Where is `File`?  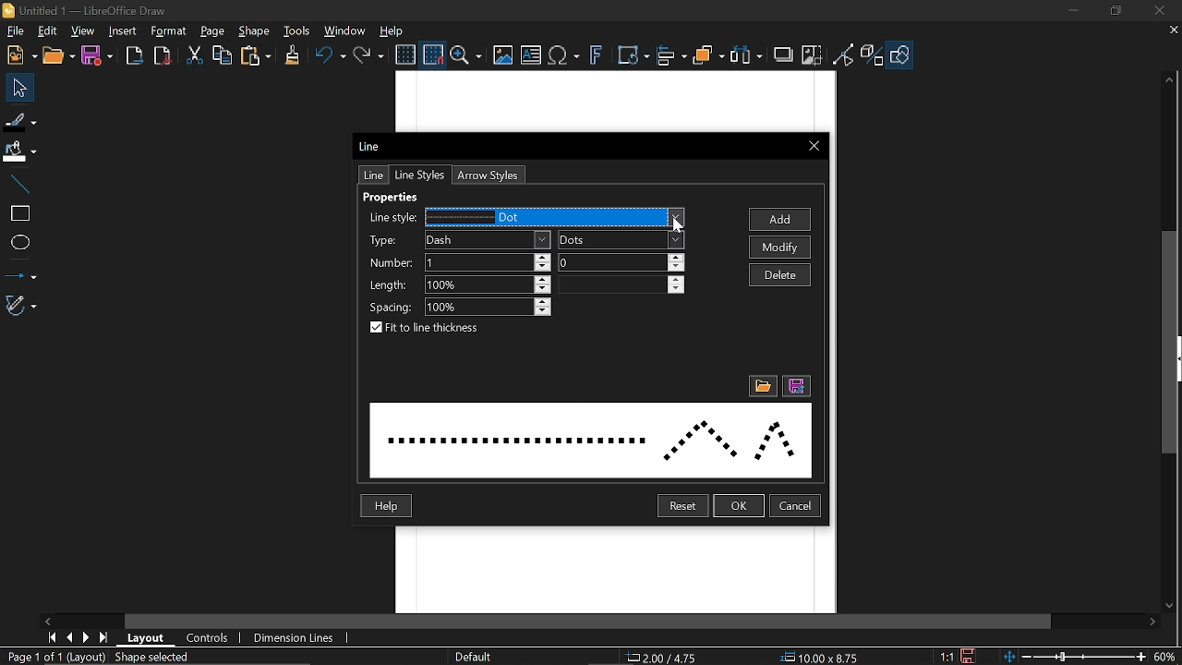 File is located at coordinates (15, 30).